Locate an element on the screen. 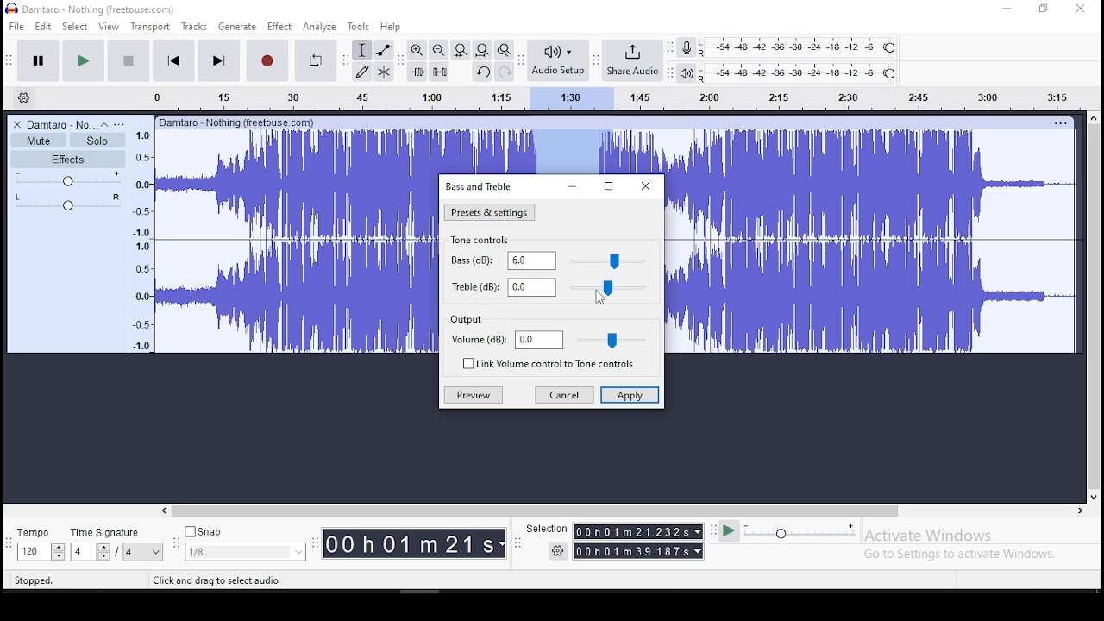 Image resolution: width=1104 pixels, height=621 pixels. stop is located at coordinates (128, 60).